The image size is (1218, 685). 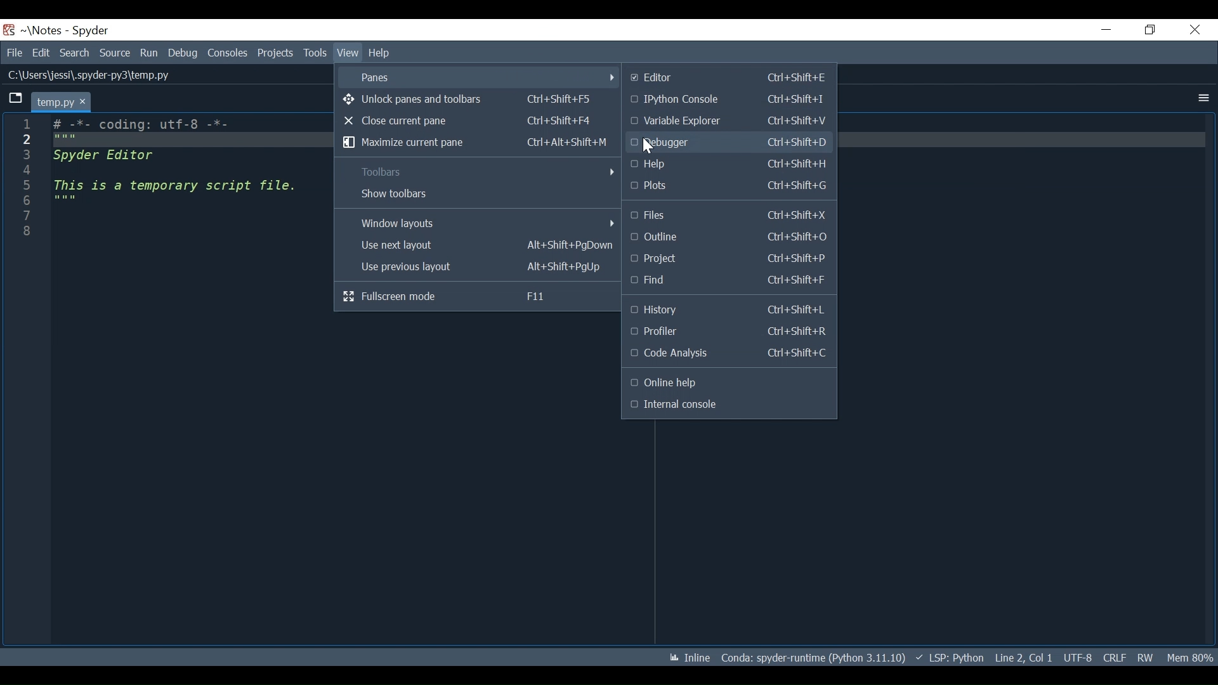 What do you see at coordinates (690, 658) in the screenshot?
I see `Inline` at bounding box center [690, 658].